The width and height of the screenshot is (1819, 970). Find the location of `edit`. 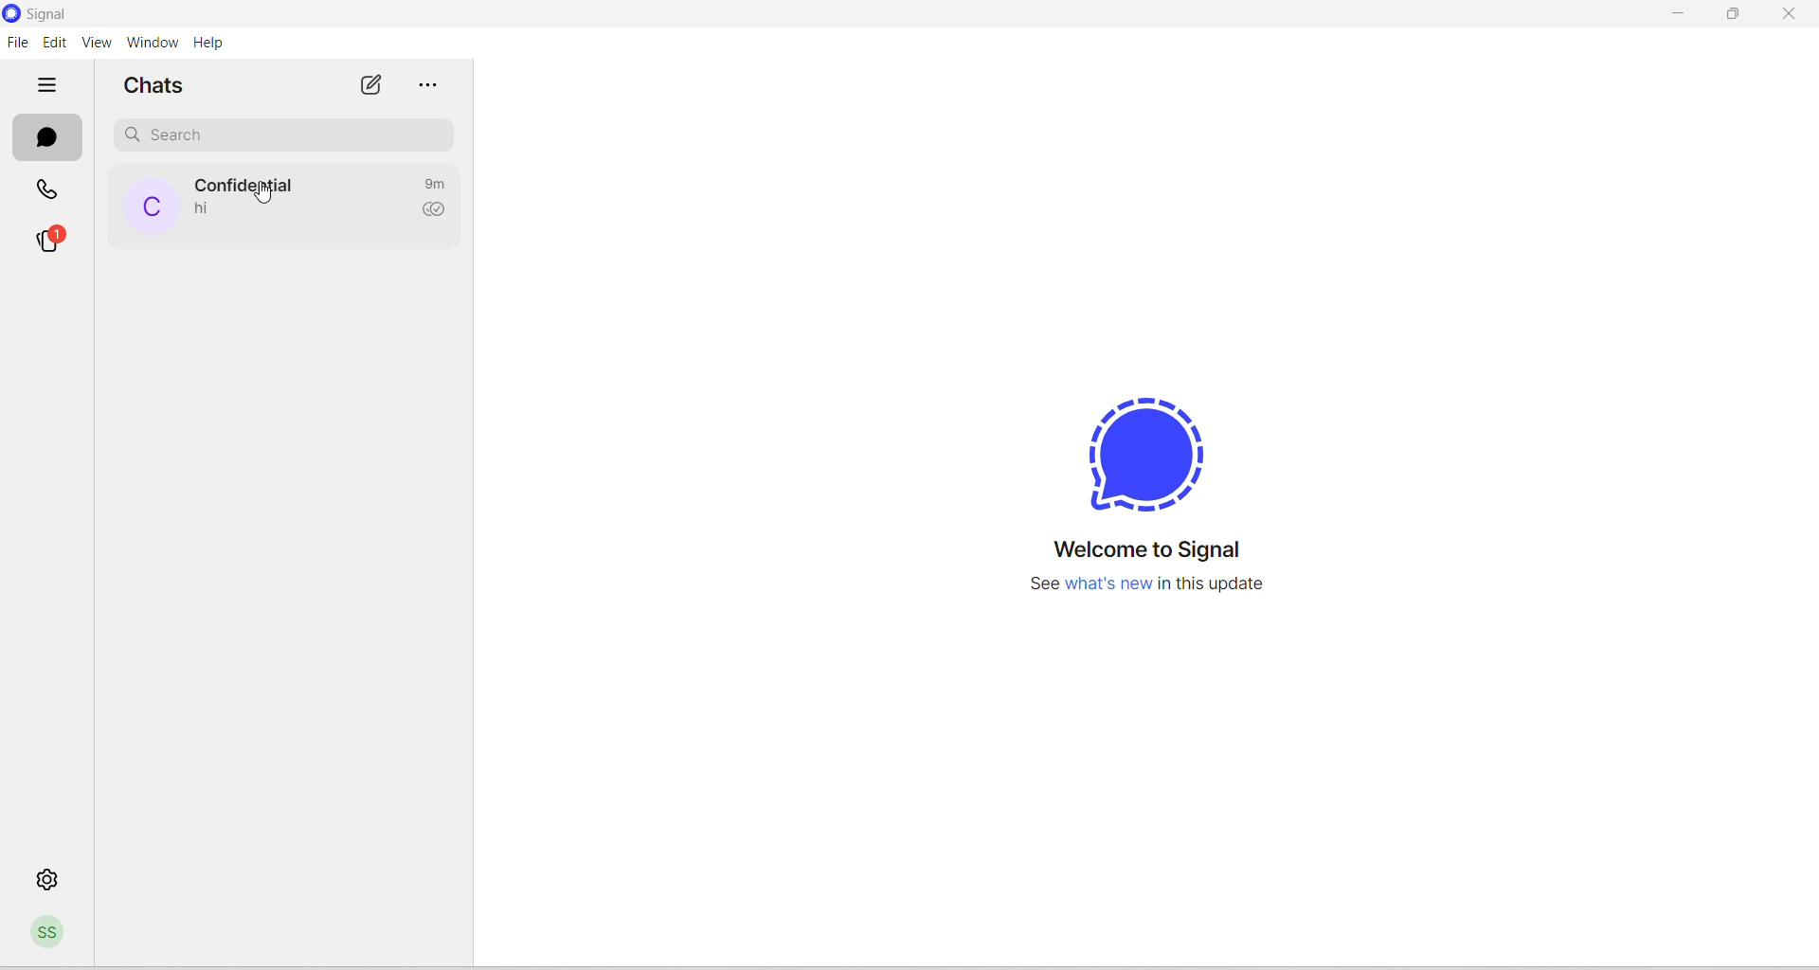

edit is located at coordinates (56, 42).